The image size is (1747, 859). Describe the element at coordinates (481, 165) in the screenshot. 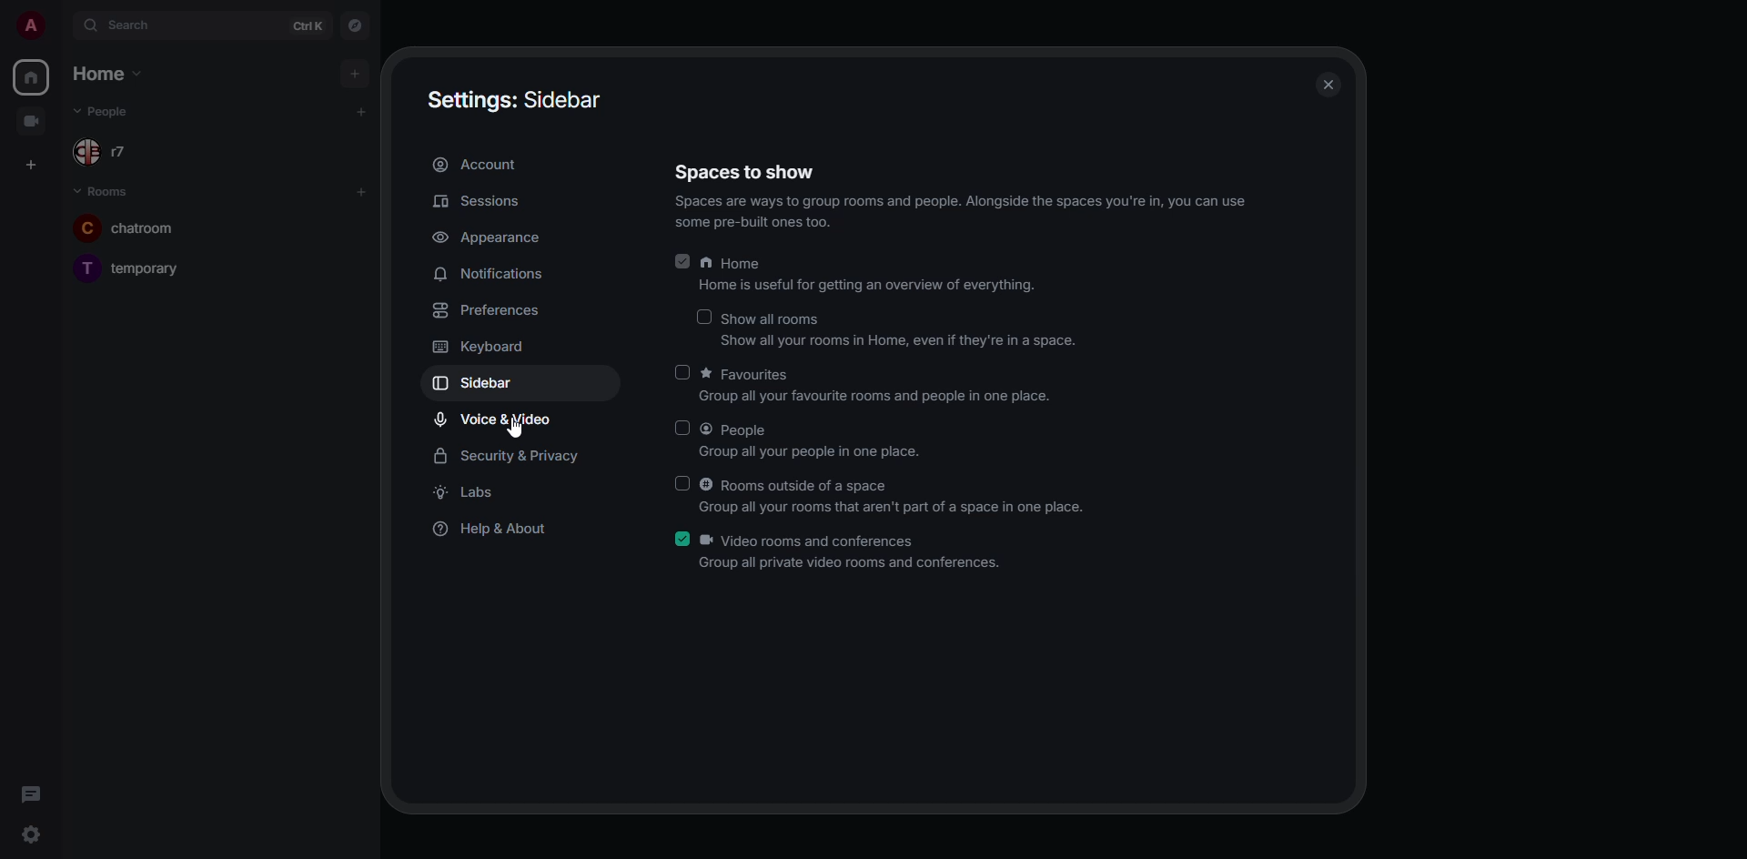

I see `account` at that location.